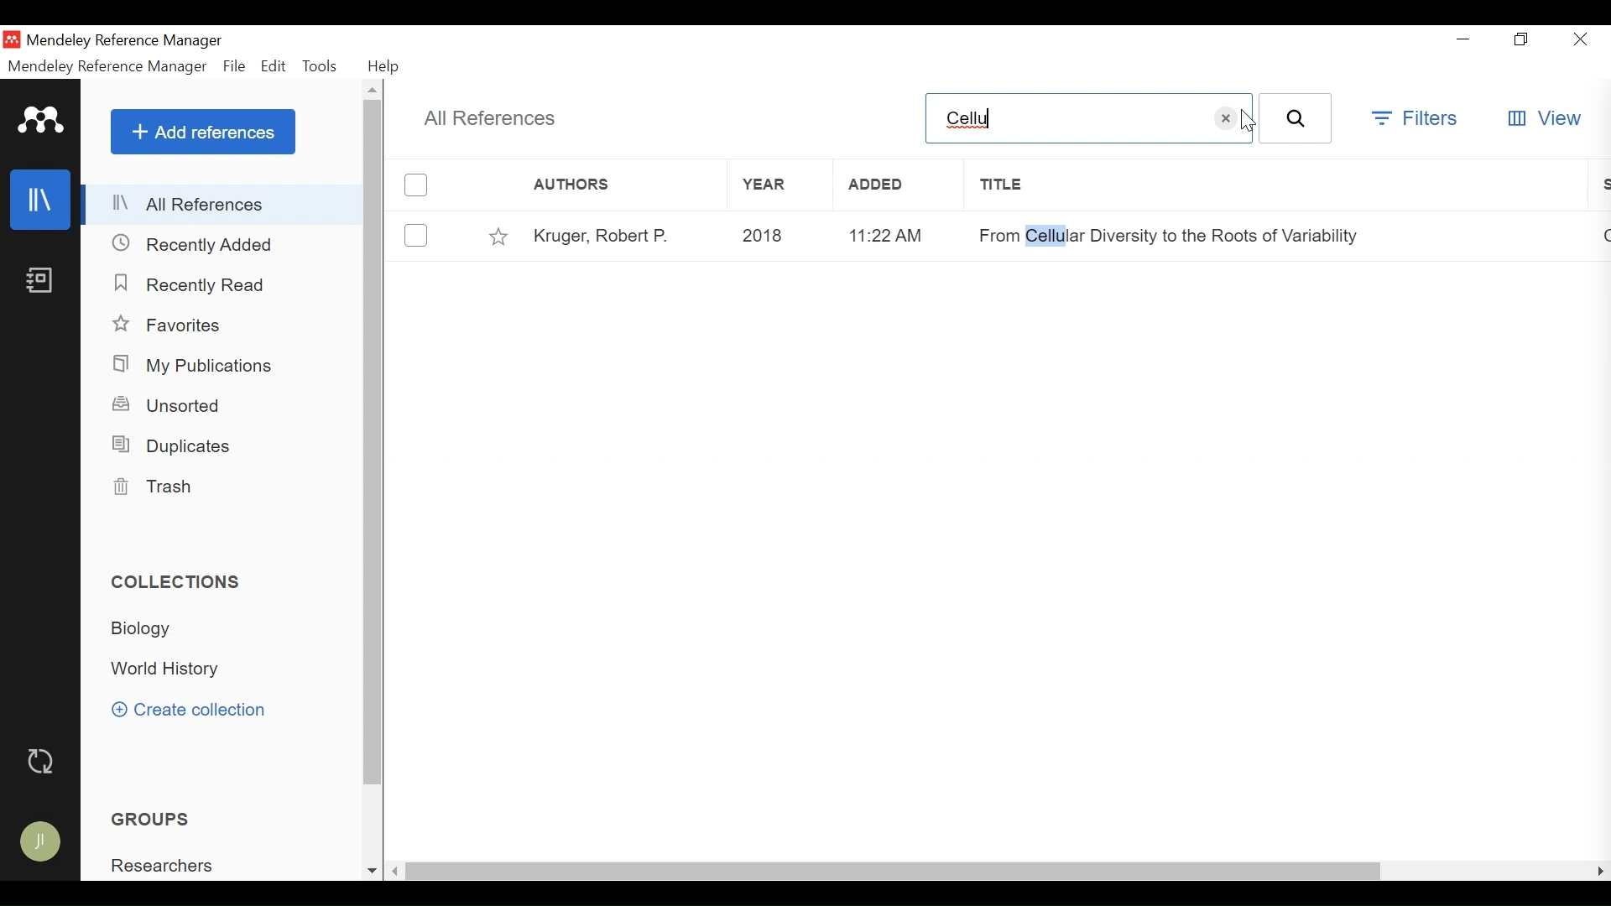 This screenshot has height=906, width=1611. What do you see at coordinates (168, 406) in the screenshot?
I see `Unsorted` at bounding box center [168, 406].